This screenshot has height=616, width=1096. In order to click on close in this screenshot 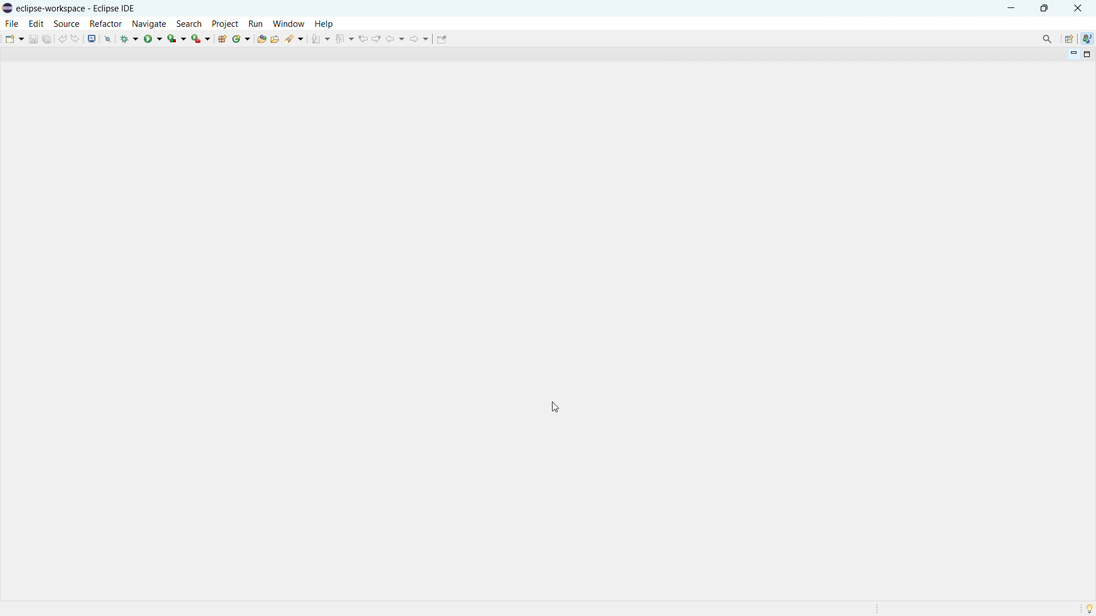, I will do `click(1077, 9)`.